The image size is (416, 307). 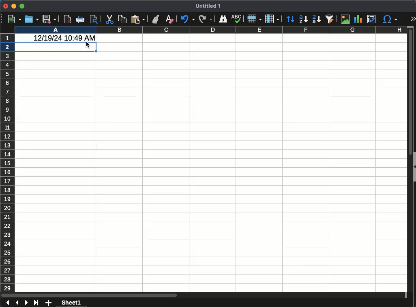 What do you see at coordinates (391, 20) in the screenshot?
I see `special character` at bounding box center [391, 20].